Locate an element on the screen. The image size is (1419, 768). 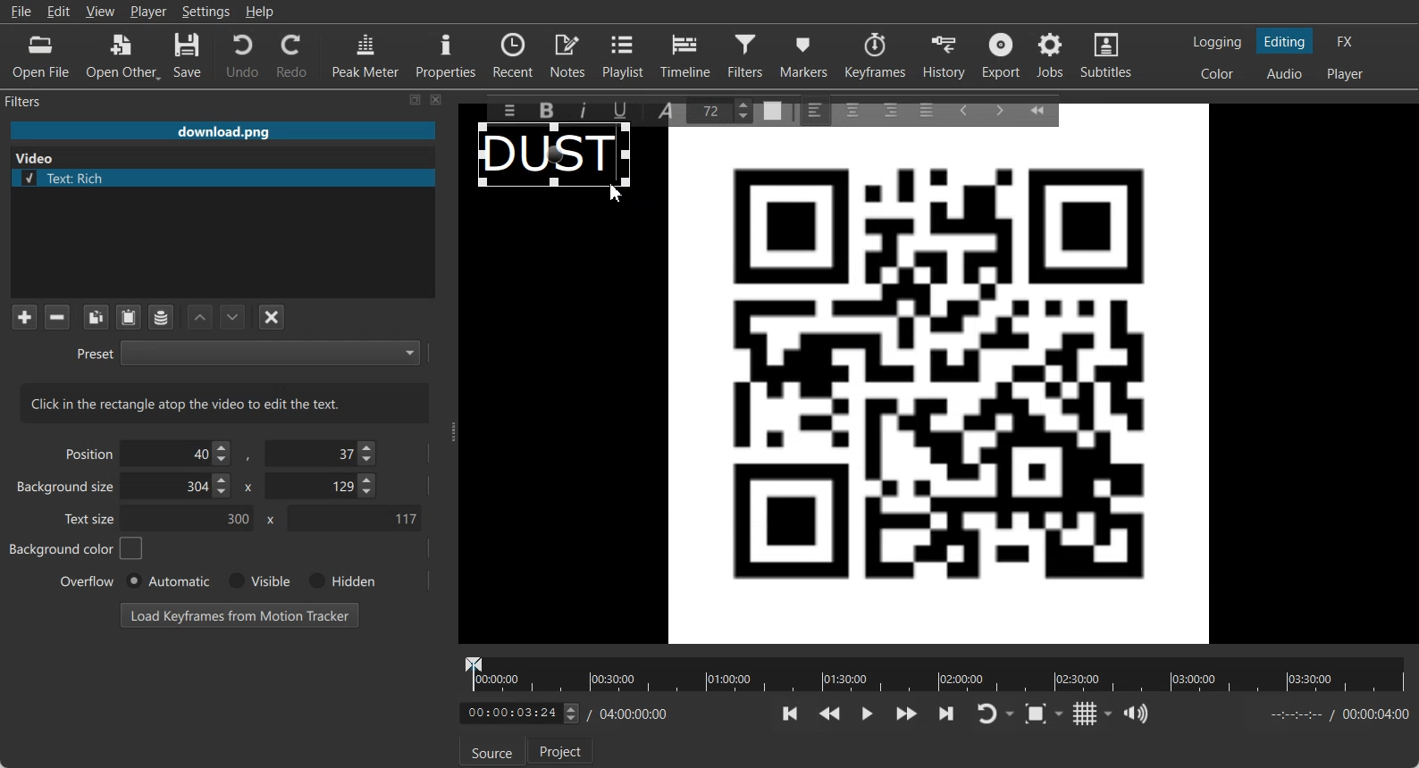
Visible is located at coordinates (257, 581).